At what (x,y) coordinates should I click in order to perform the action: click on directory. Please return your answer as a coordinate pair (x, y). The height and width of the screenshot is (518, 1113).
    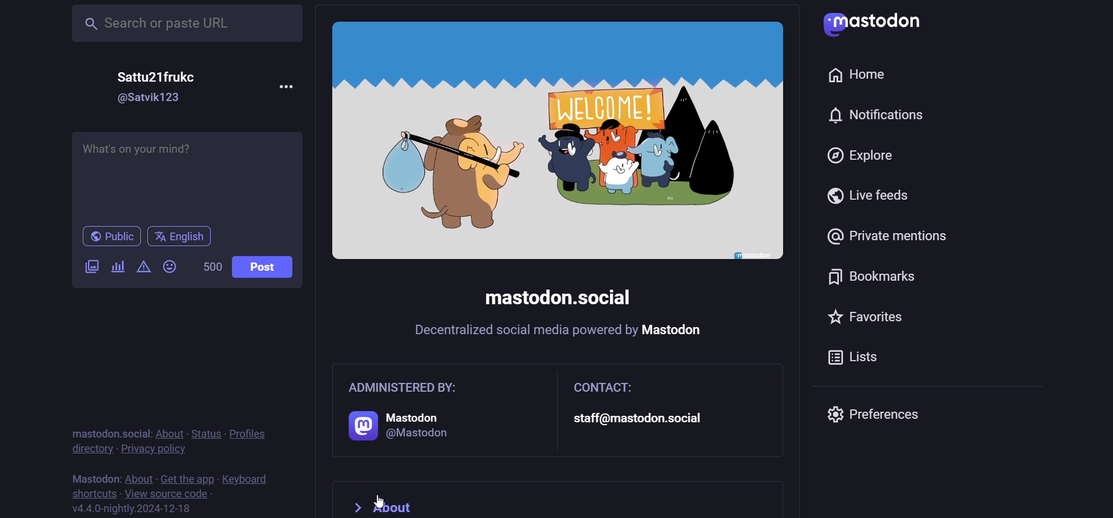
    Looking at the image, I should click on (89, 449).